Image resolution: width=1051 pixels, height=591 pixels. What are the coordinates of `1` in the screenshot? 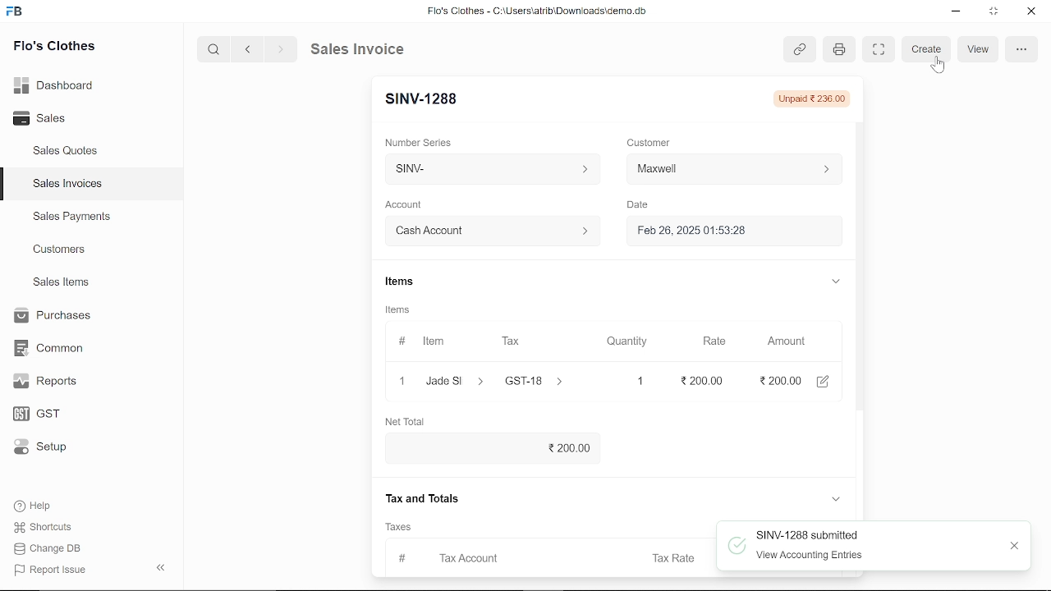 It's located at (626, 381).